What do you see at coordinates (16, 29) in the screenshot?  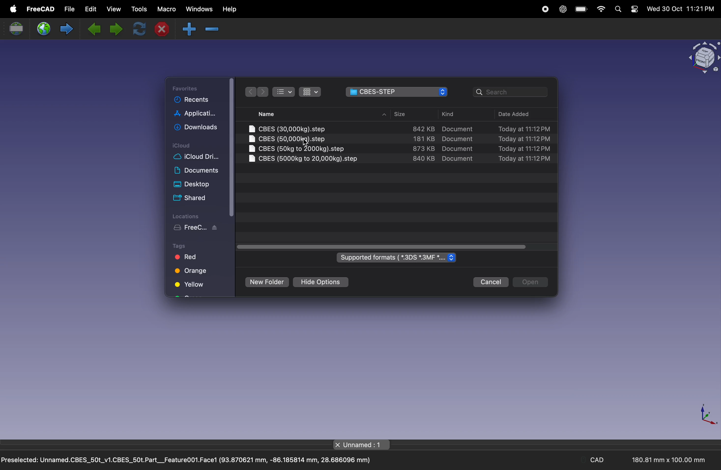 I see `set url` at bounding box center [16, 29].